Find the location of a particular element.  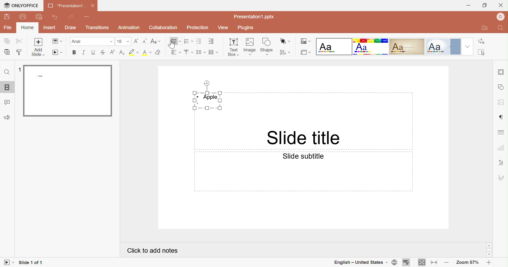

Merge and center is located at coordinates (211, 52).